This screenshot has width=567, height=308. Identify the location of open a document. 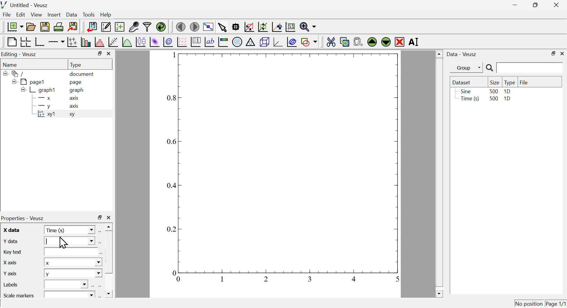
(32, 26).